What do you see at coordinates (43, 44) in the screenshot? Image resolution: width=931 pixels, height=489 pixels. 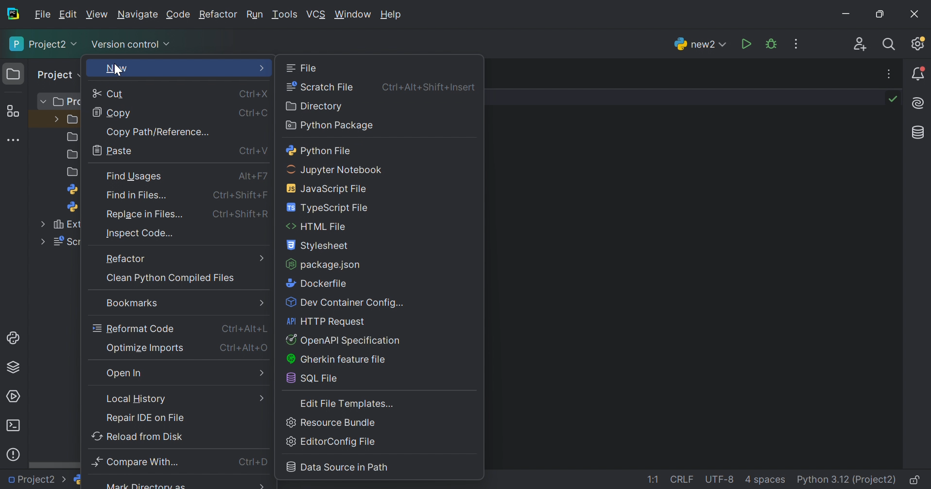 I see `Project2` at bounding box center [43, 44].